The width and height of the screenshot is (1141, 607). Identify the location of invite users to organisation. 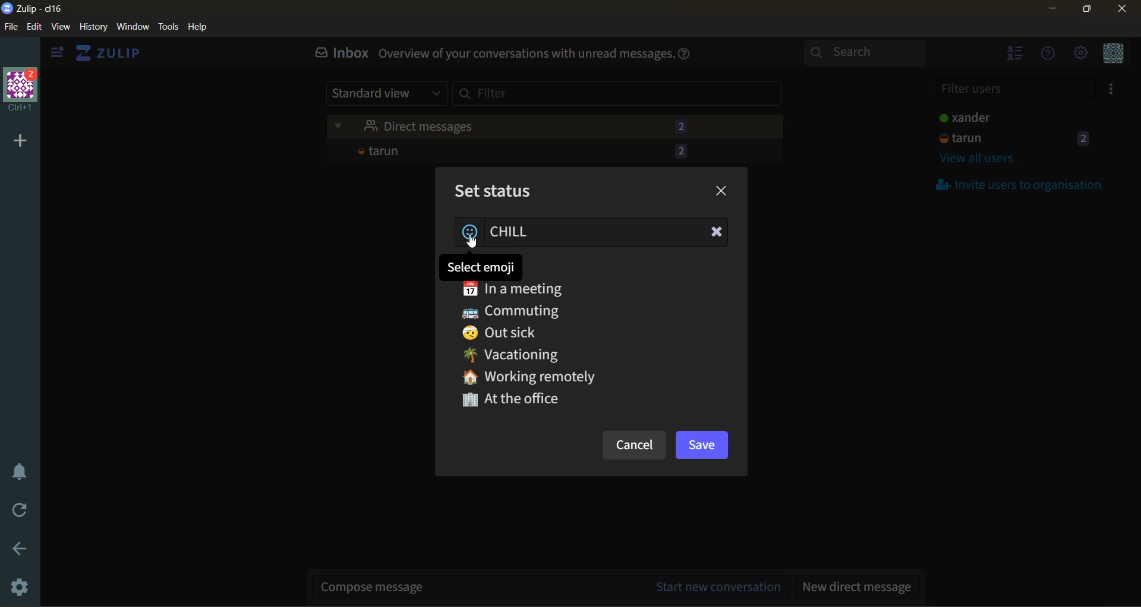
(1027, 184).